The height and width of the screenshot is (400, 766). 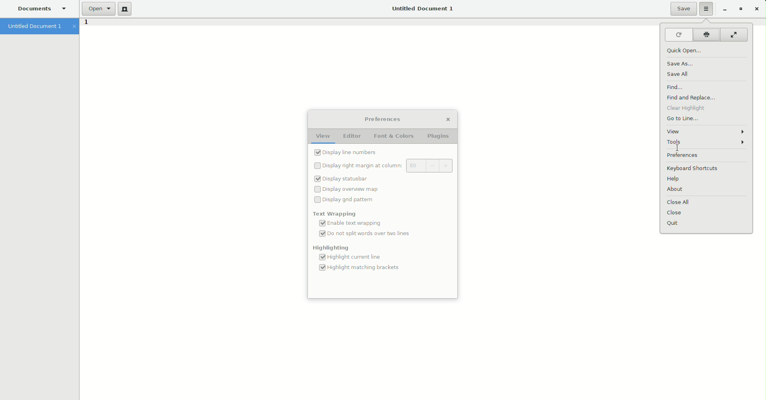 I want to click on Untitled document 1, so click(x=40, y=27).